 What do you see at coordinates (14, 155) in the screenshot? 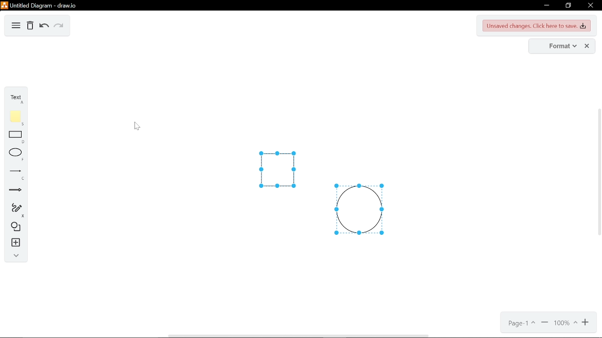
I see `ellipse` at bounding box center [14, 155].